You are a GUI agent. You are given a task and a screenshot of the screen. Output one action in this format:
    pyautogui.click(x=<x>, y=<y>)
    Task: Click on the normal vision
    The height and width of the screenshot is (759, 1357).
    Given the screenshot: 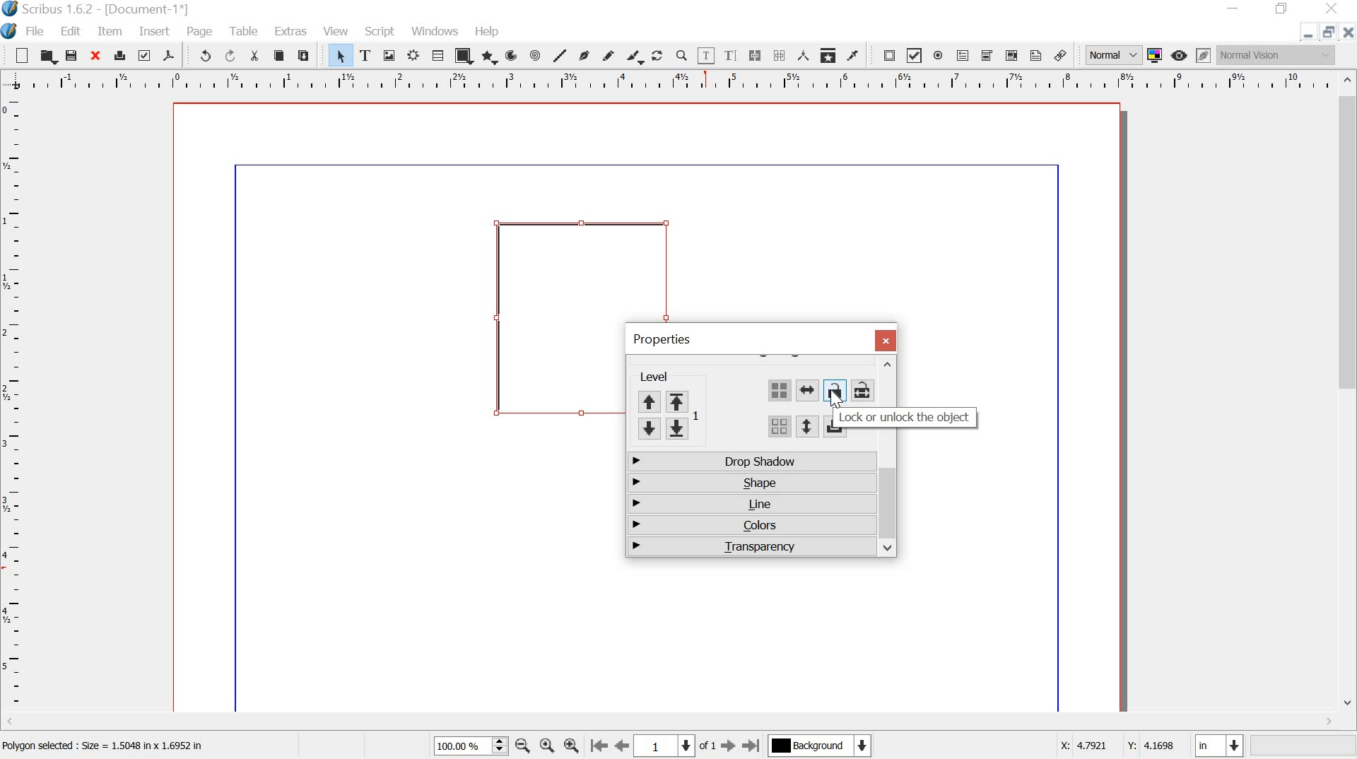 What is the action you would take?
    pyautogui.click(x=1277, y=55)
    